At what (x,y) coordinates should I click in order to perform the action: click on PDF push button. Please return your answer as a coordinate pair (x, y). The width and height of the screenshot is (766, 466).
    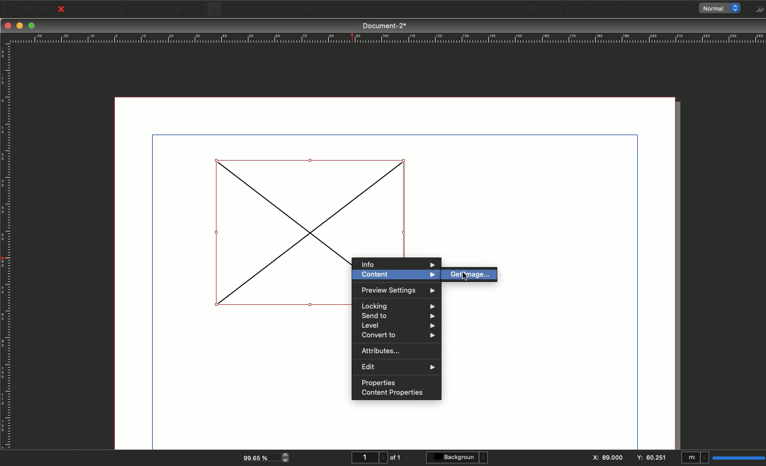
    Looking at the image, I should click on (569, 9).